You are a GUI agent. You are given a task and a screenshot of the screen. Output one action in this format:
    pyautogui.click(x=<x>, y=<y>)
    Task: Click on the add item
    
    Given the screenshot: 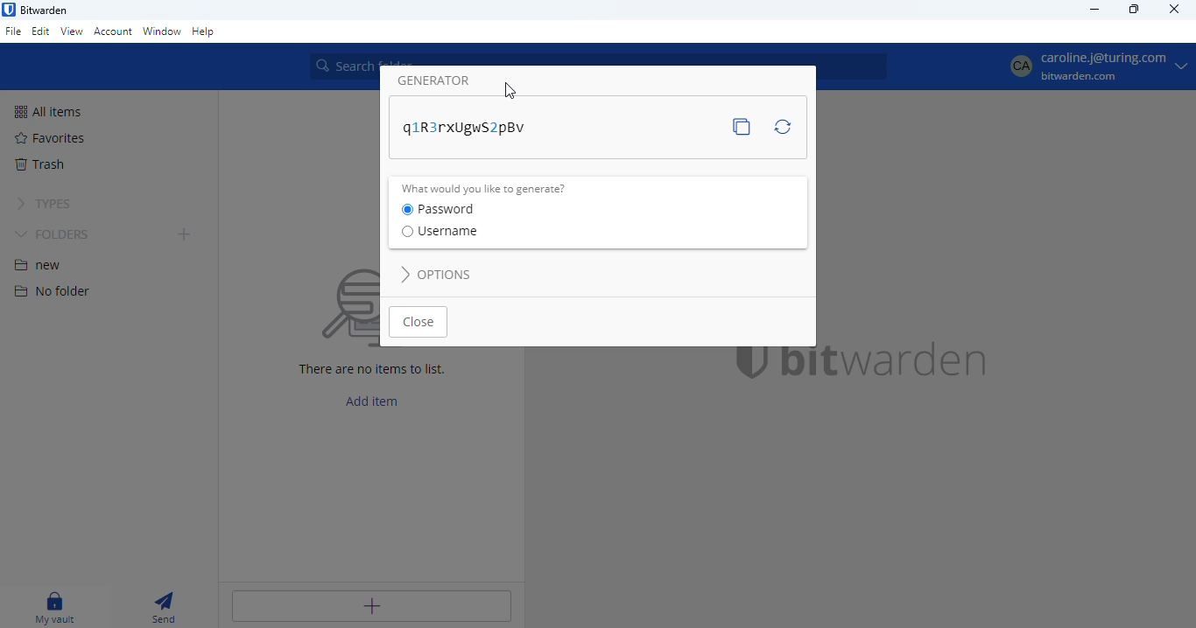 What is the action you would take?
    pyautogui.click(x=373, y=401)
    